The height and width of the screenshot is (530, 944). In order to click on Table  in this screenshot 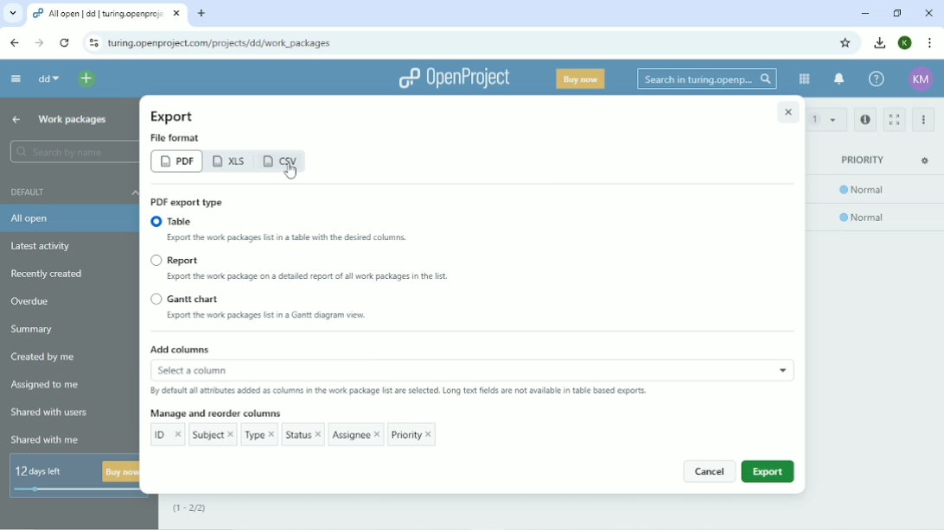, I will do `click(174, 221)`.